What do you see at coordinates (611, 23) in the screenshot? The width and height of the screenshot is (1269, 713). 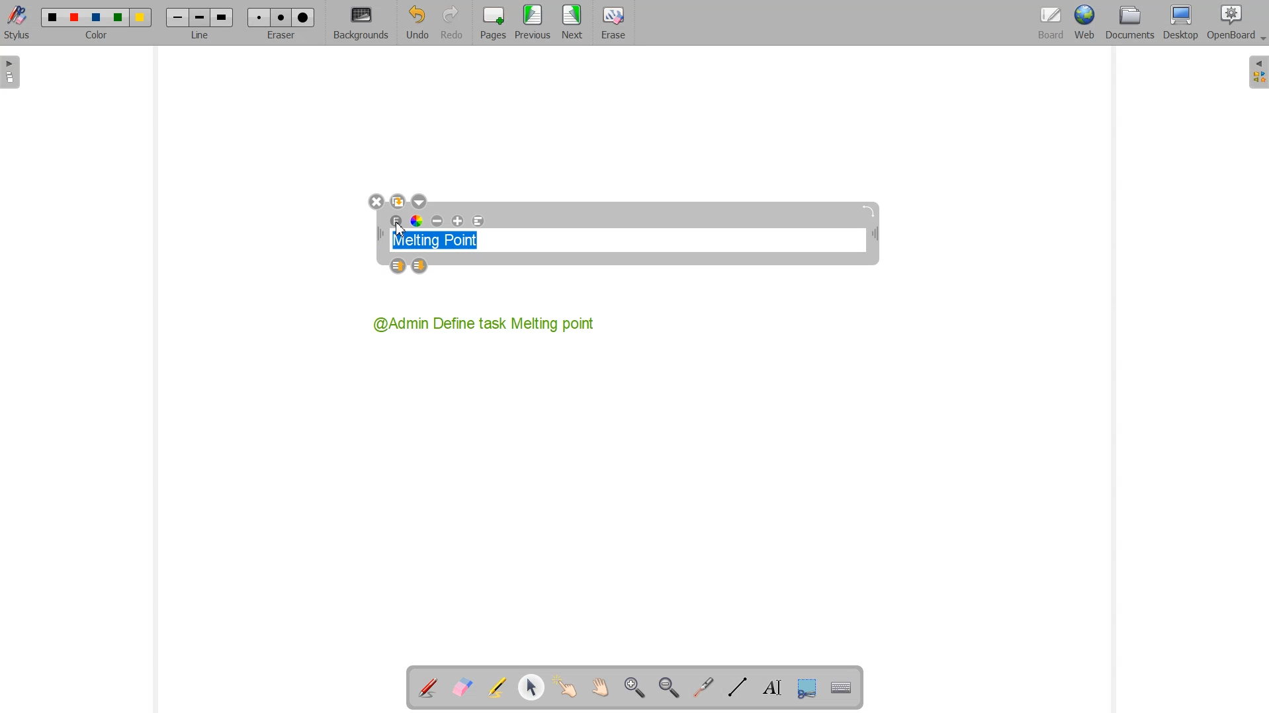 I see `Eraser` at bounding box center [611, 23].